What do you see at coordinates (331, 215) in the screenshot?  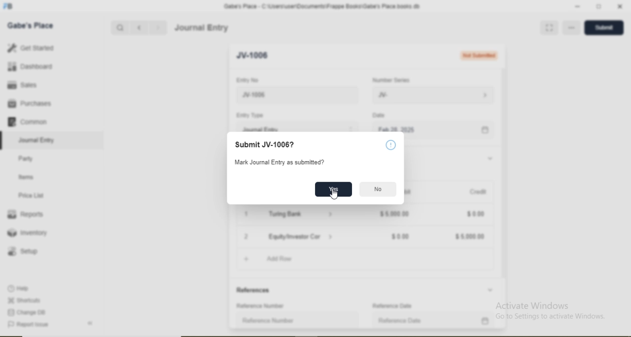 I see `Dropdown` at bounding box center [331, 215].